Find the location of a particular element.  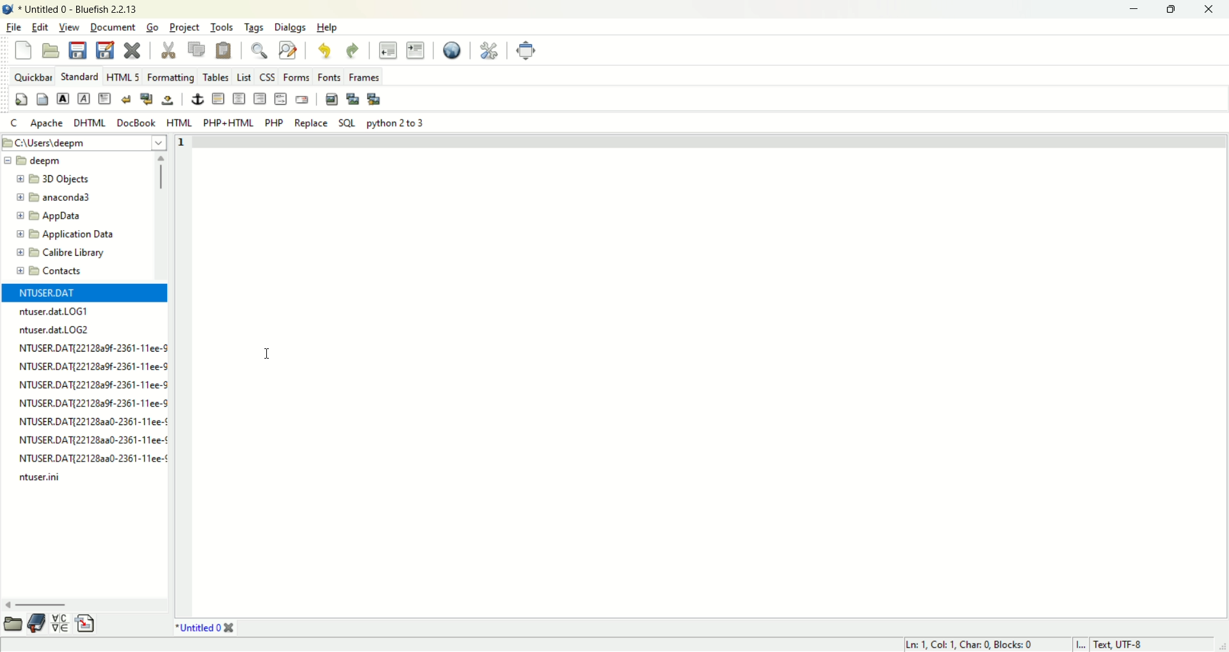

NTUSER.DAT{2212829f-2361-11ee-9 is located at coordinates (94, 368).